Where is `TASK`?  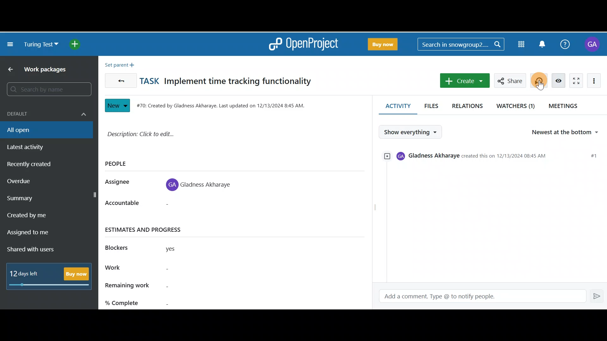 TASK is located at coordinates (151, 81).